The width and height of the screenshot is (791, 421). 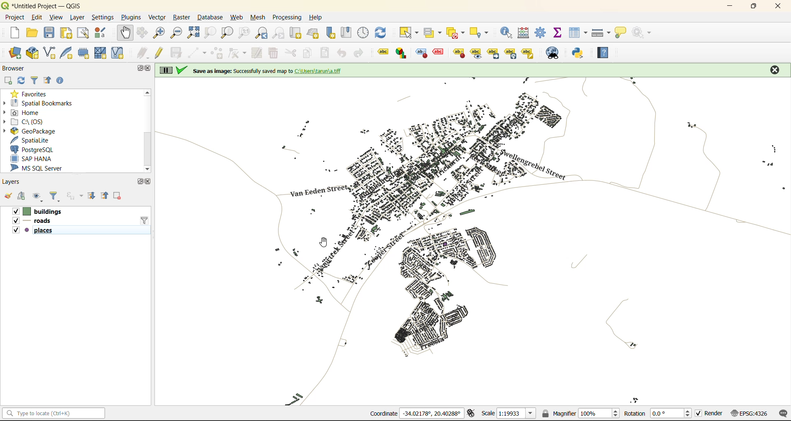 I want to click on zoom selection, so click(x=208, y=33).